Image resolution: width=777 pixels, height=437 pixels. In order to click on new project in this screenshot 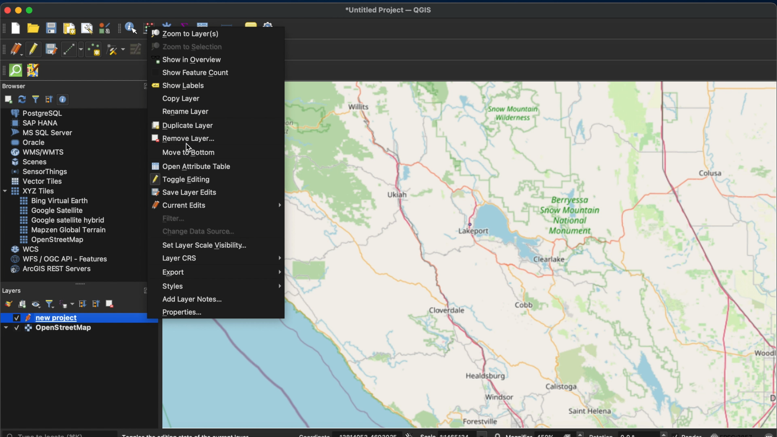, I will do `click(18, 29)`.